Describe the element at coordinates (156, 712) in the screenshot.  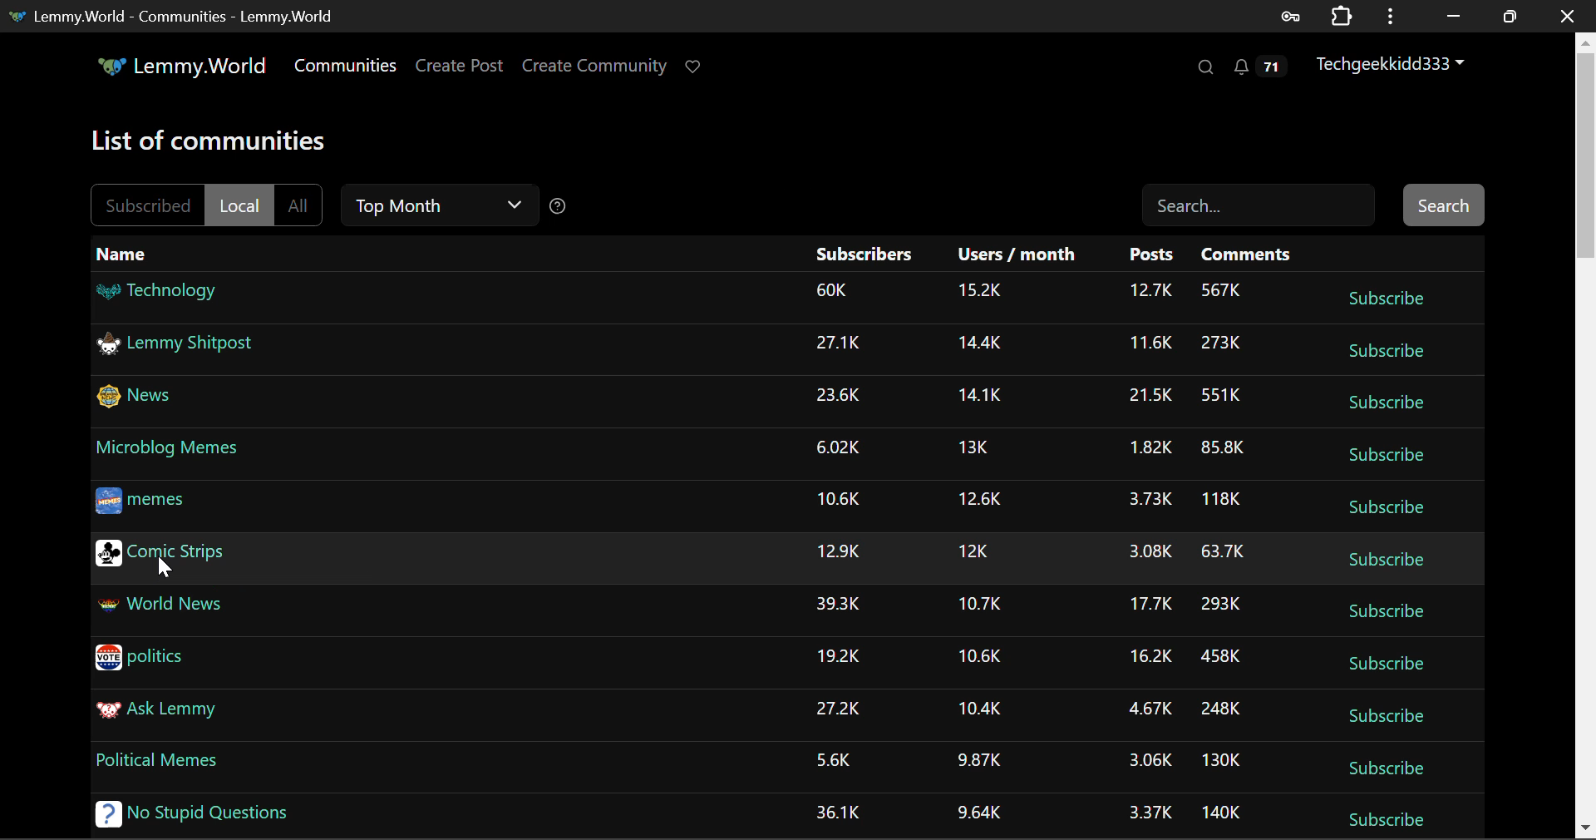
I see `Ask Lemmy` at that location.